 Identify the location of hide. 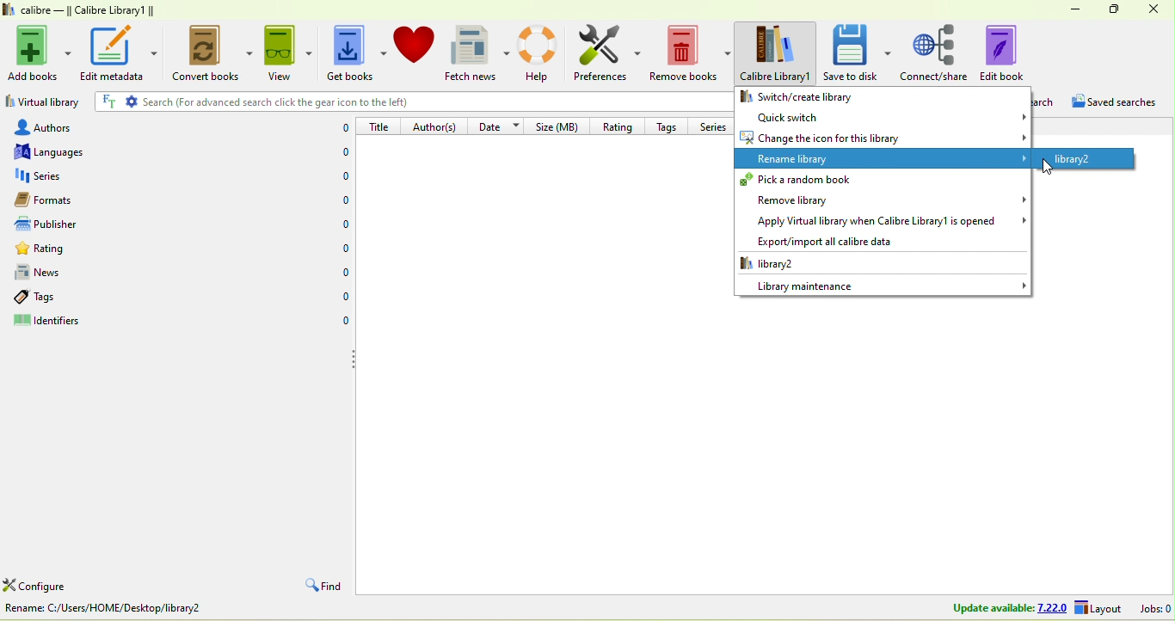
(350, 359).